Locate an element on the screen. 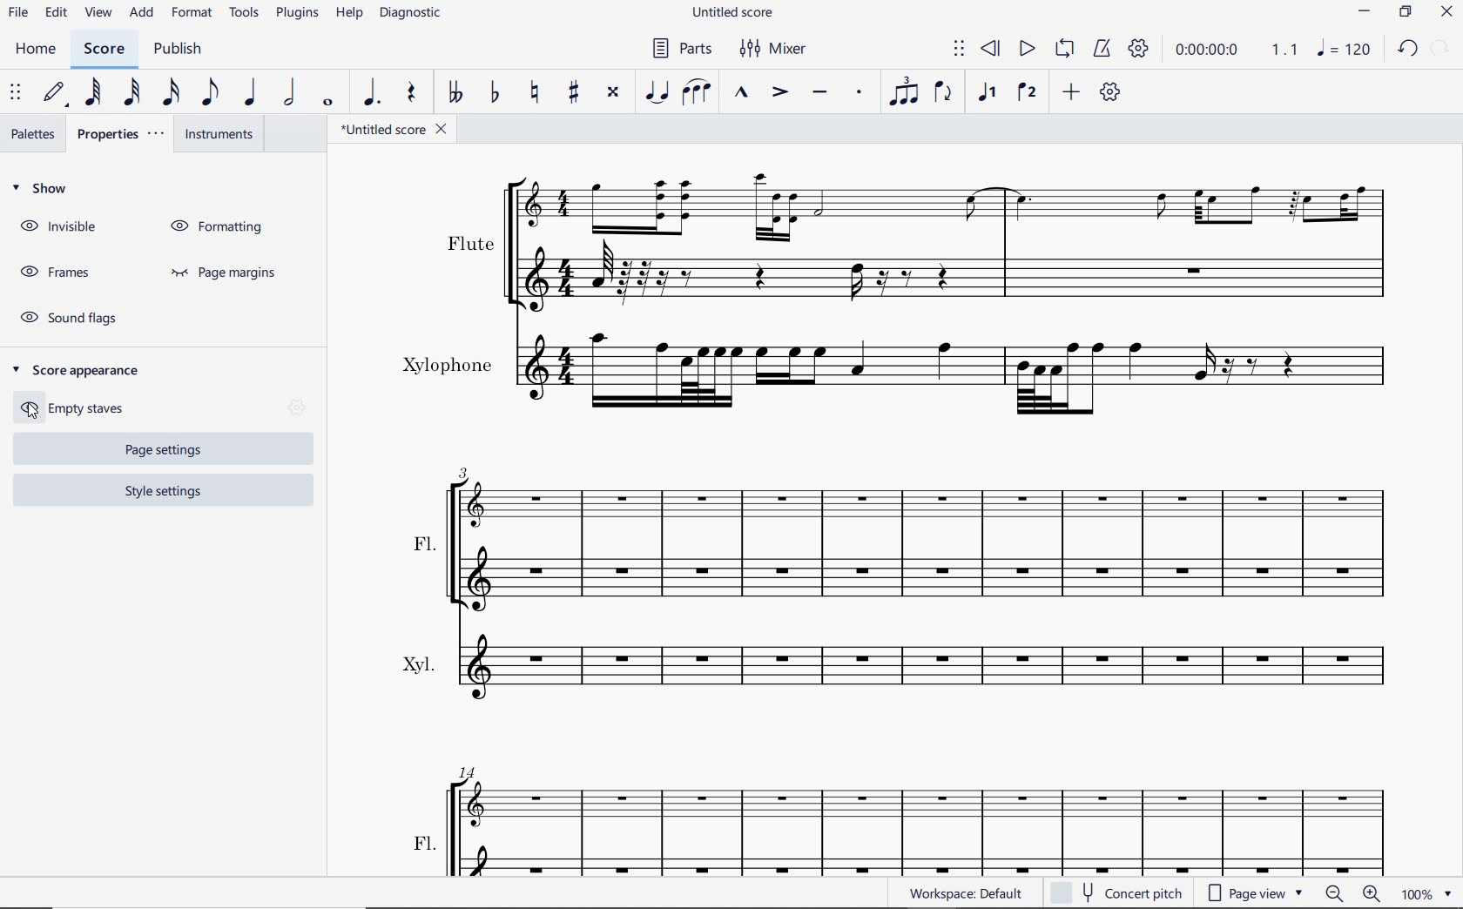 The height and width of the screenshot is (909, 1463). FORMATTING is located at coordinates (219, 223).